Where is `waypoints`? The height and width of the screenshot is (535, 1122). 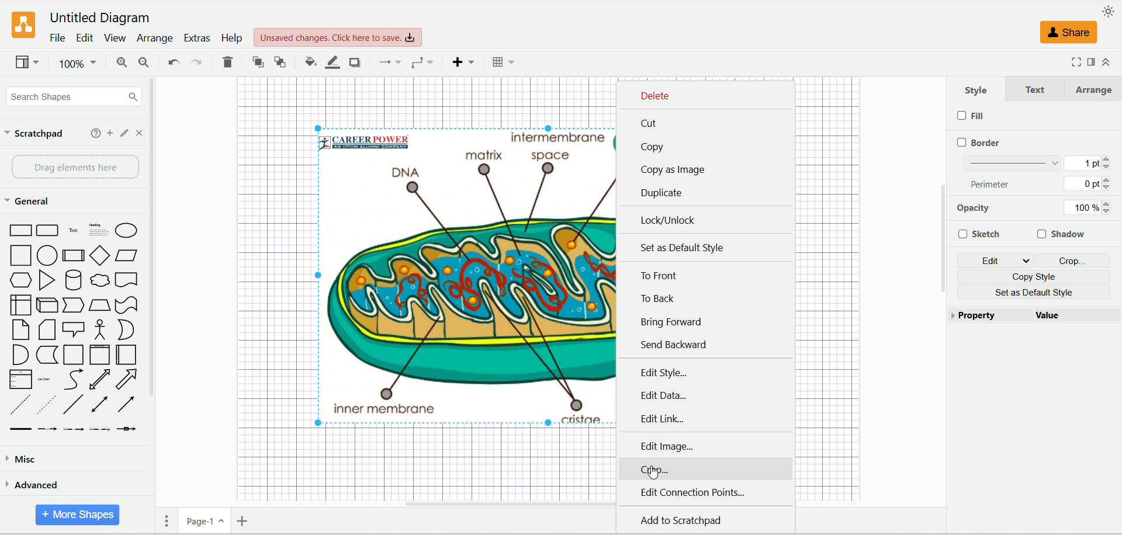
waypoints is located at coordinates (421, 63).